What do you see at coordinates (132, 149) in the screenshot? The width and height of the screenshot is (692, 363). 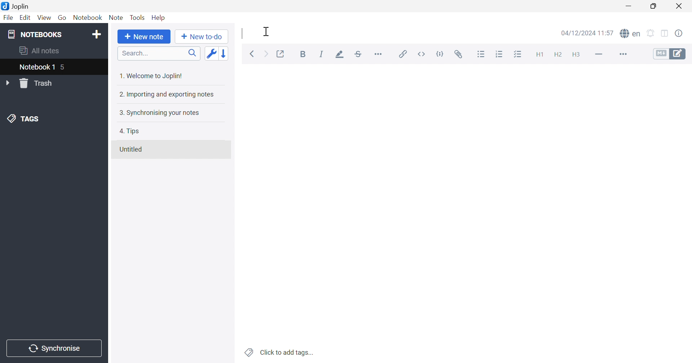 I see `Untitled` at bounding box center [132, 149].